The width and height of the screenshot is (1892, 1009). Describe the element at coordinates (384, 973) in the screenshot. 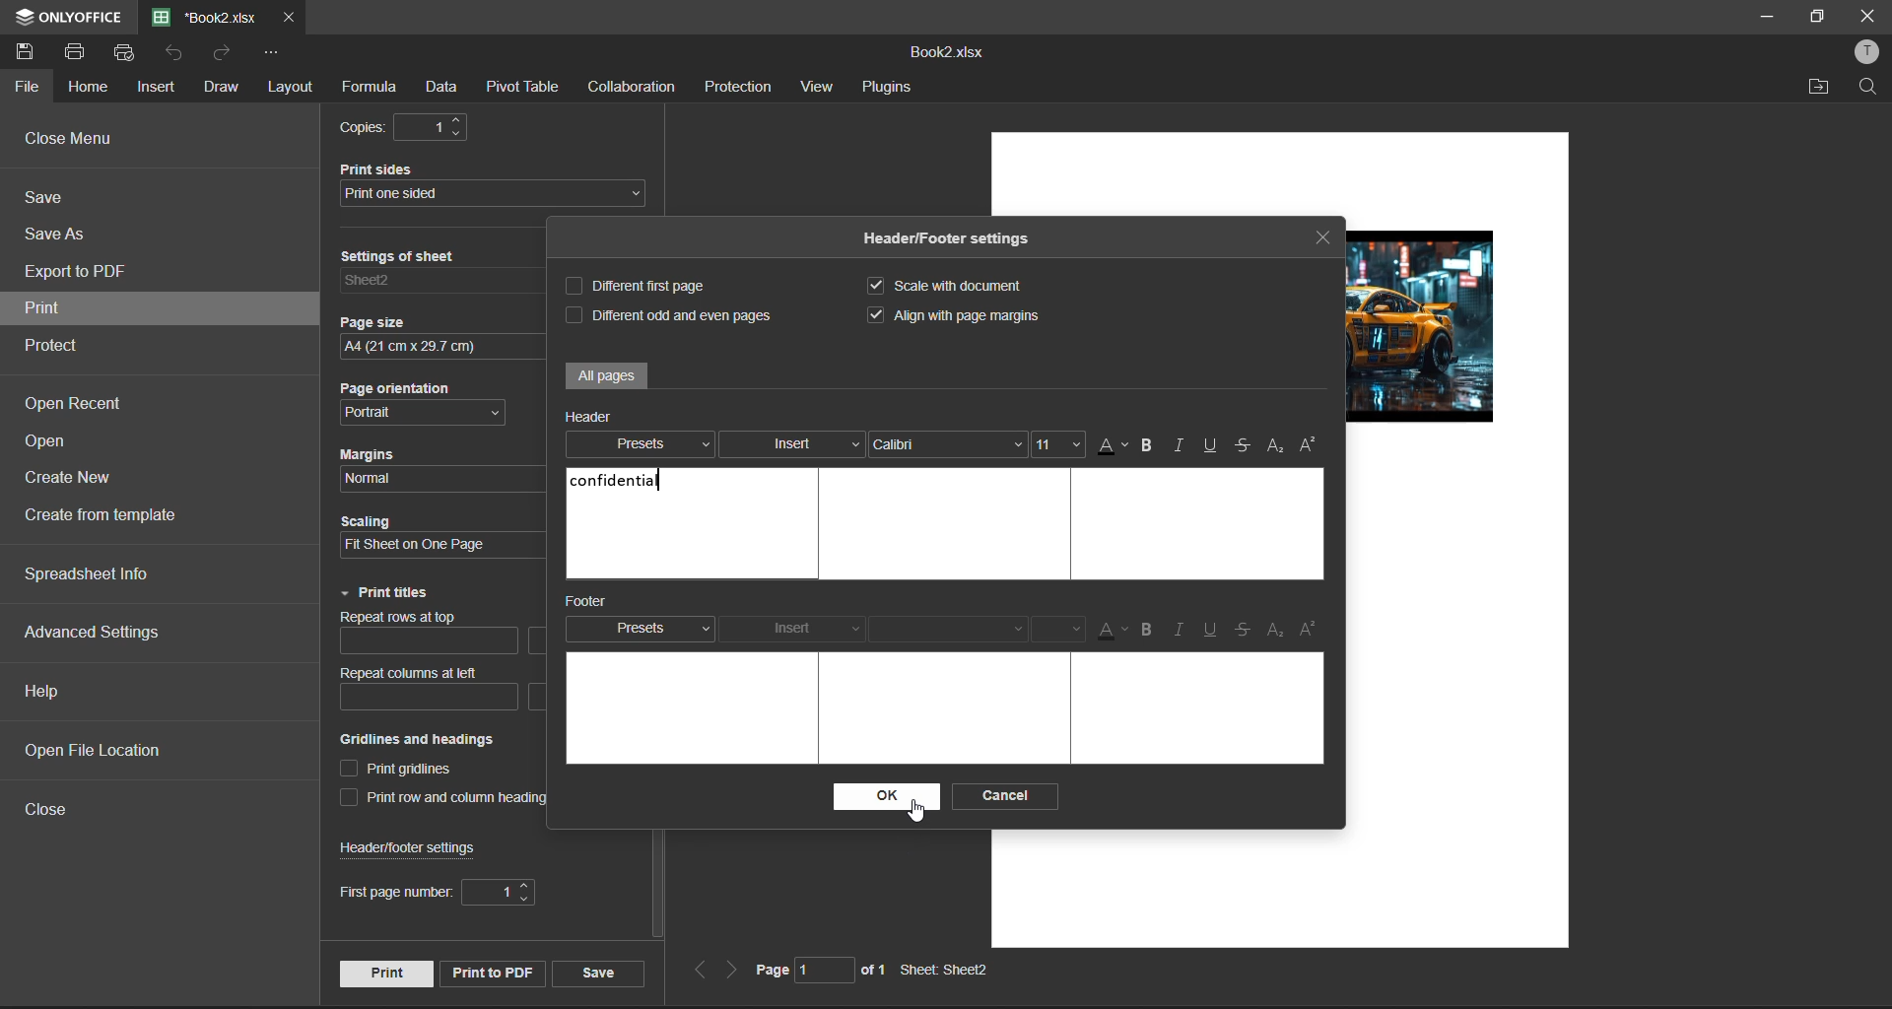

I see `print` at that location.